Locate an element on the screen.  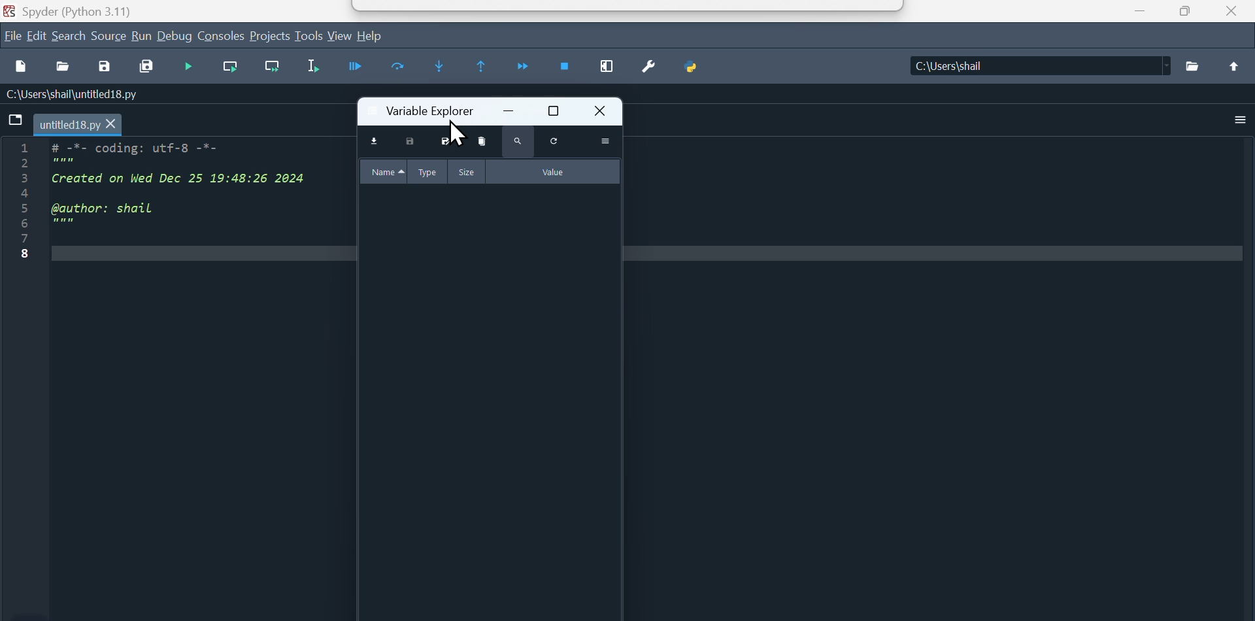
icon is located at coordinates (16, 124).